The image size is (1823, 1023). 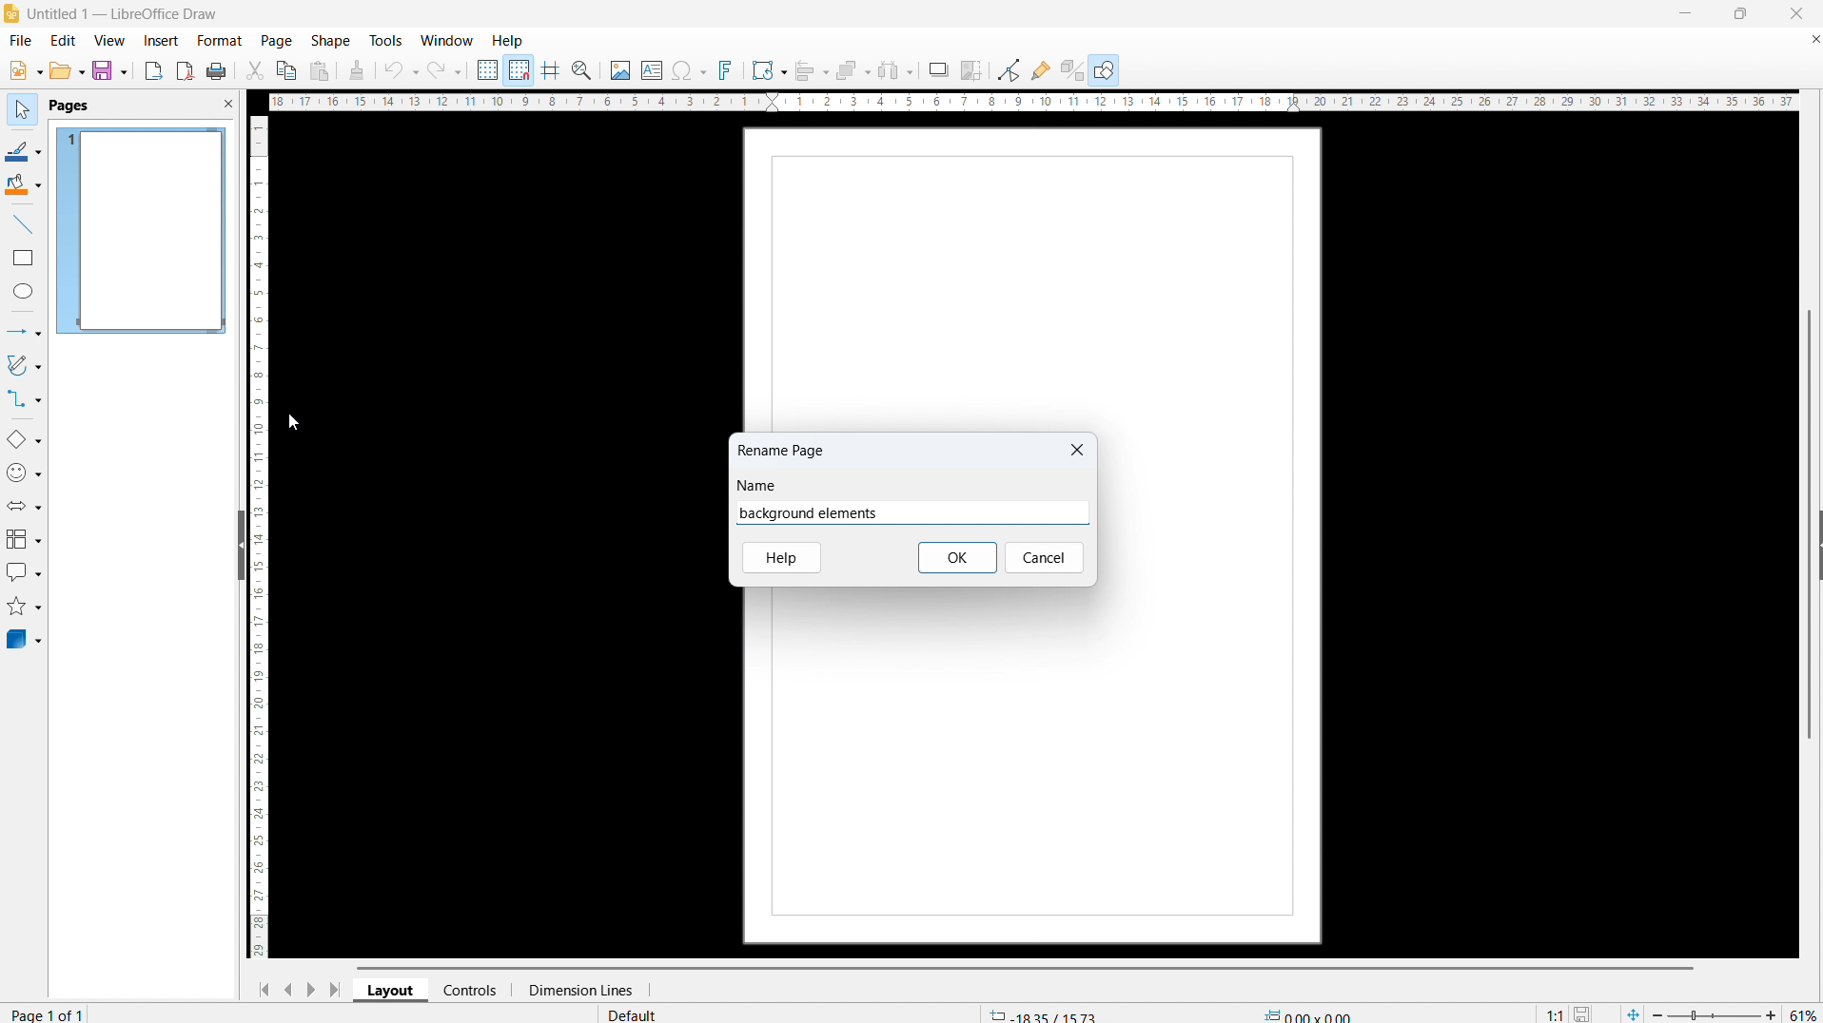 I want to click on page 1, so click(x=144, y=231).